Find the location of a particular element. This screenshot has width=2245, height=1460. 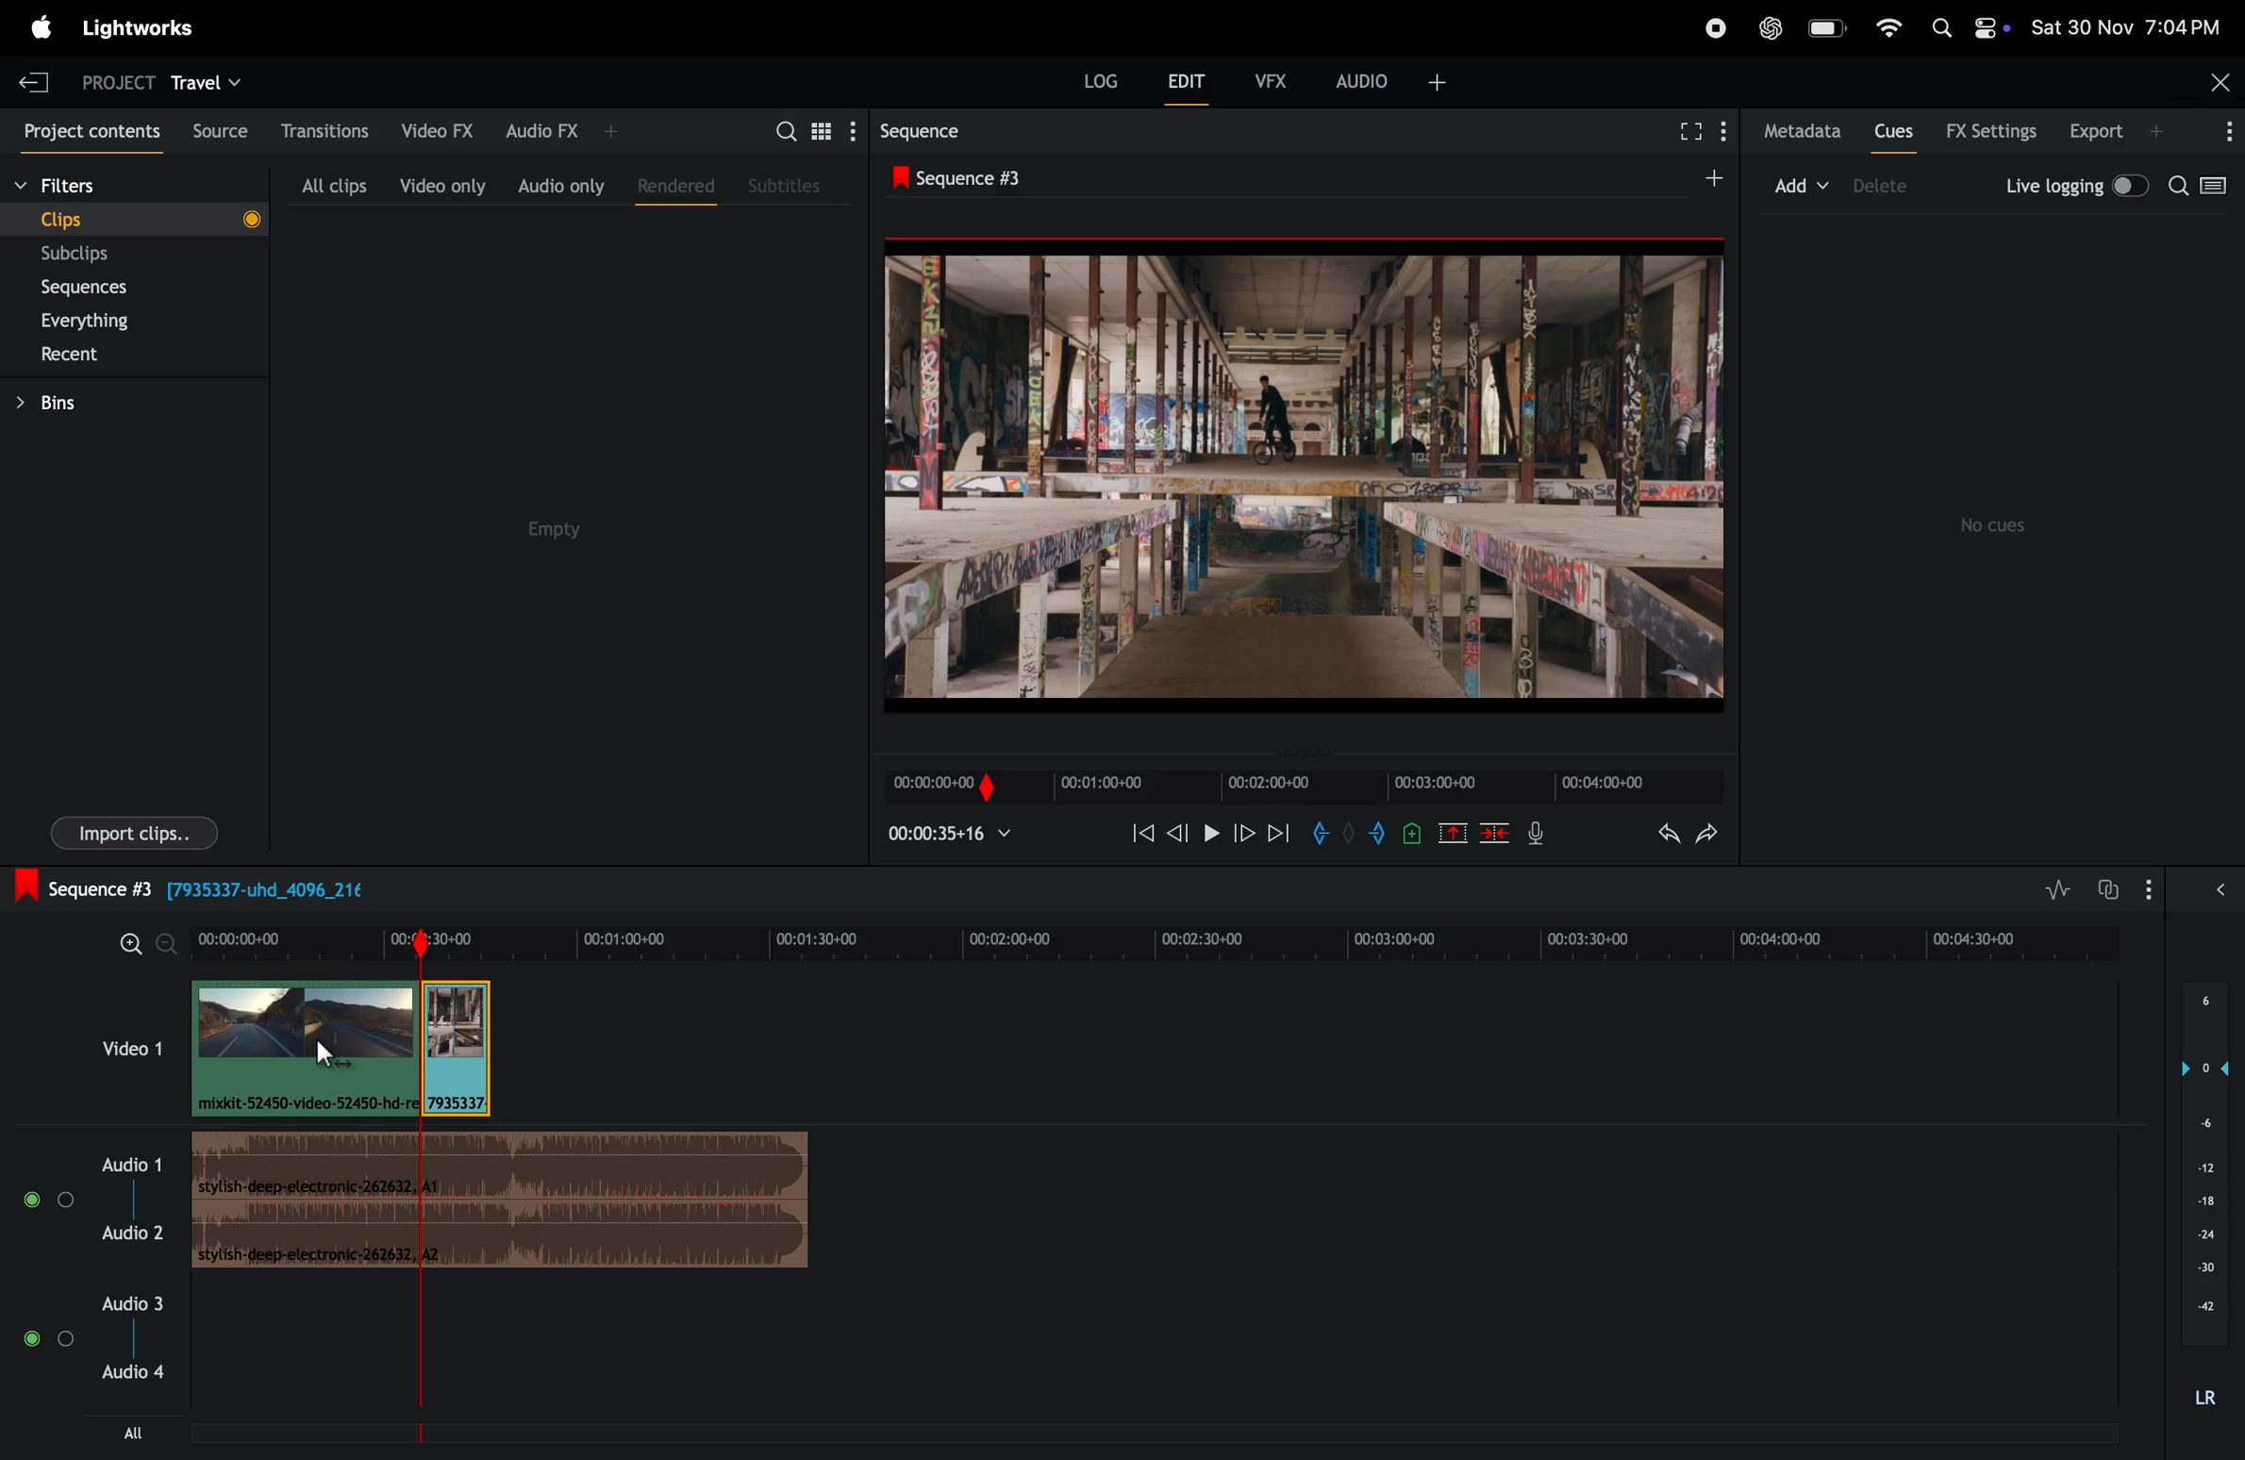

LR is located at coordinates (2208, 1400).